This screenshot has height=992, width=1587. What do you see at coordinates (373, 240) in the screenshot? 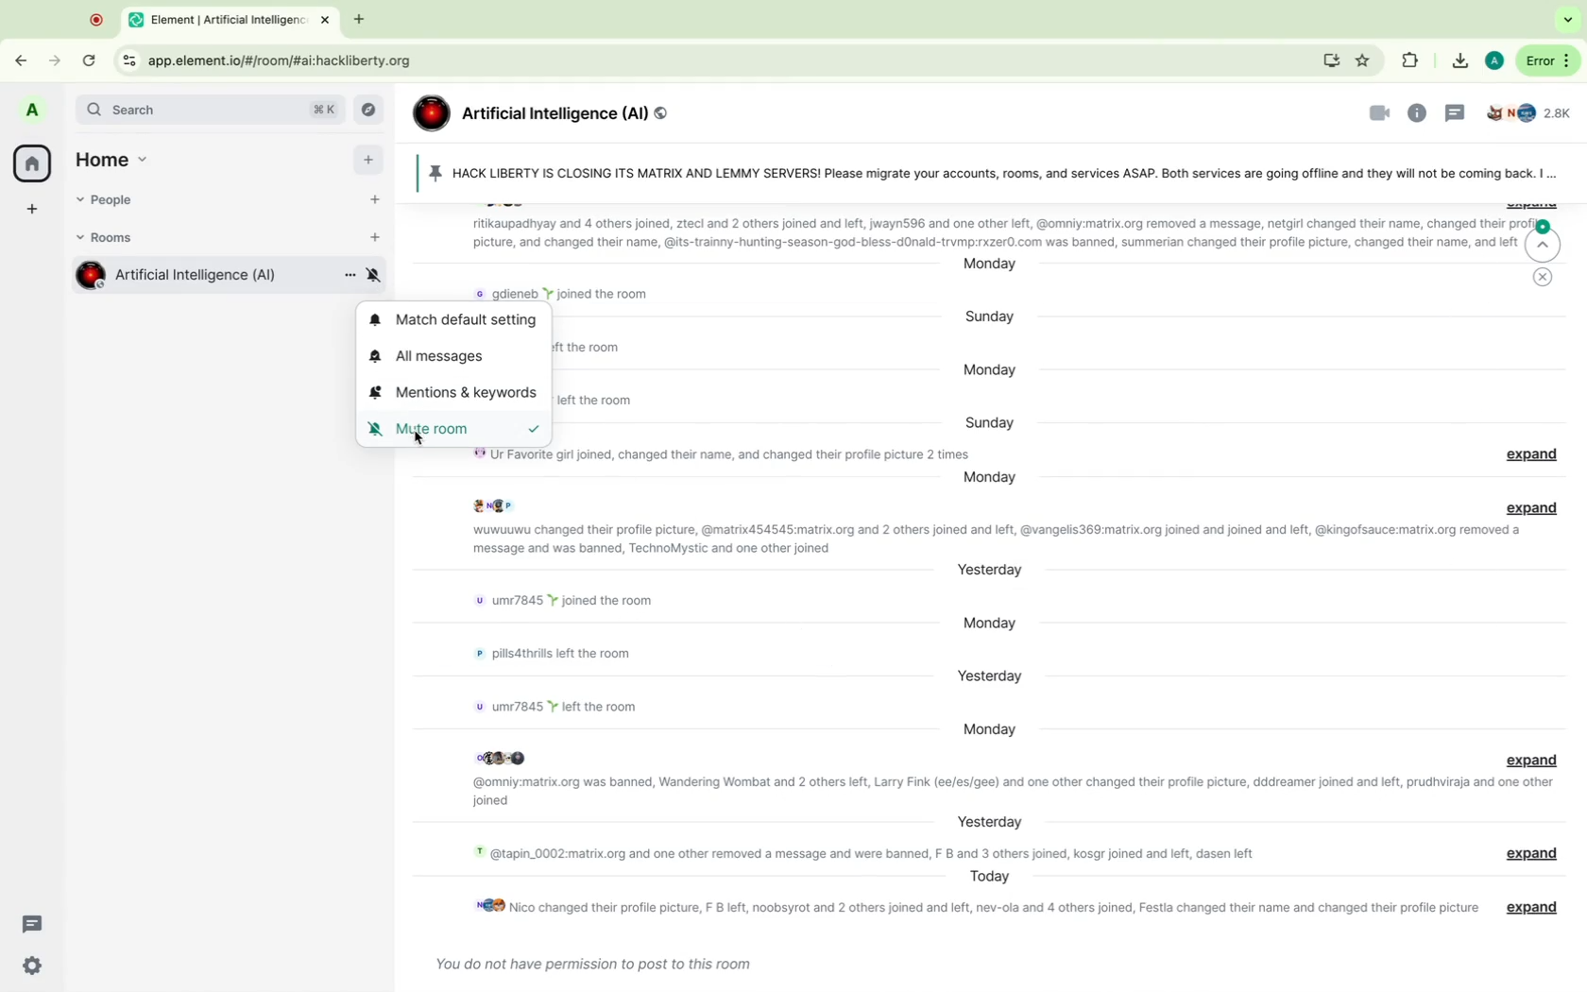
I see `add rooms` at bounding box center [373, 240].